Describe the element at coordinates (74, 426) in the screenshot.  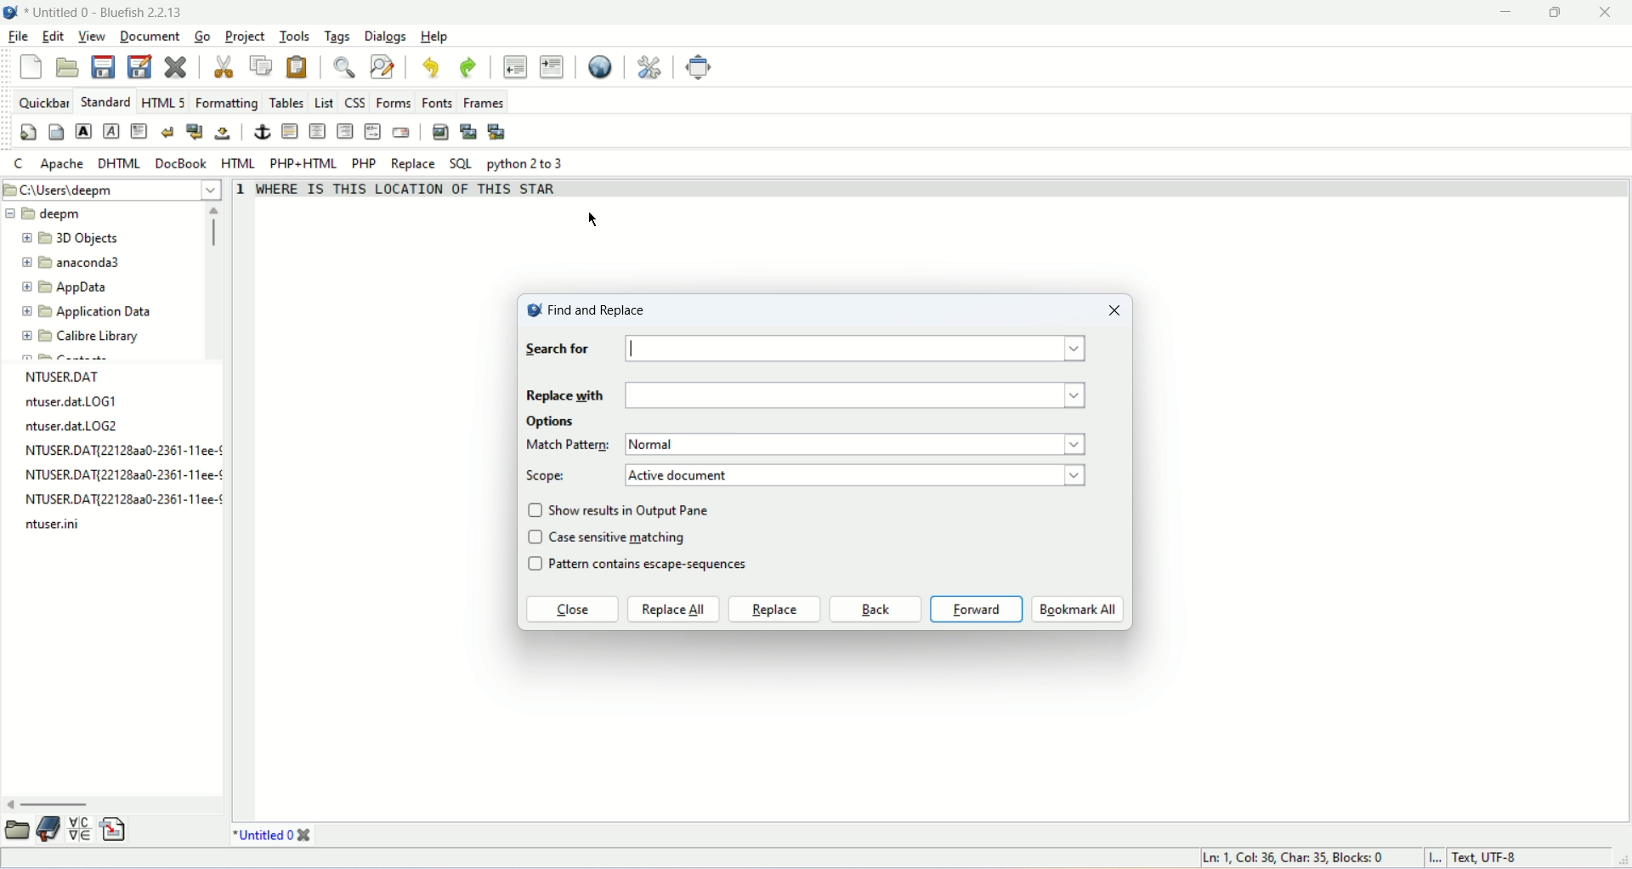
I see `ntuser.dat LOG2` at that location.